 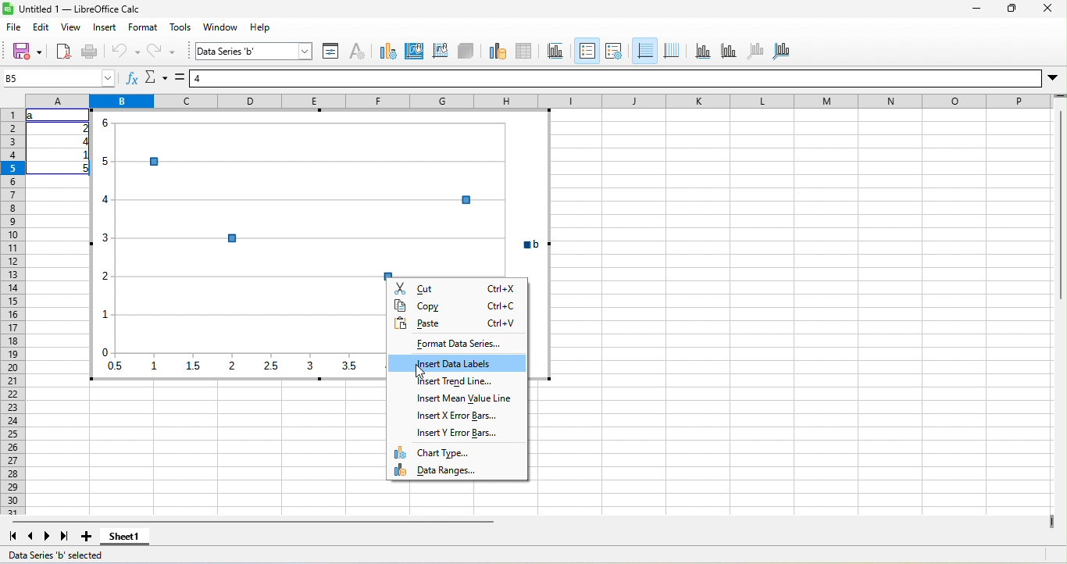 I want to click on Data Series 'b' selected, so click(x=55, y=555).